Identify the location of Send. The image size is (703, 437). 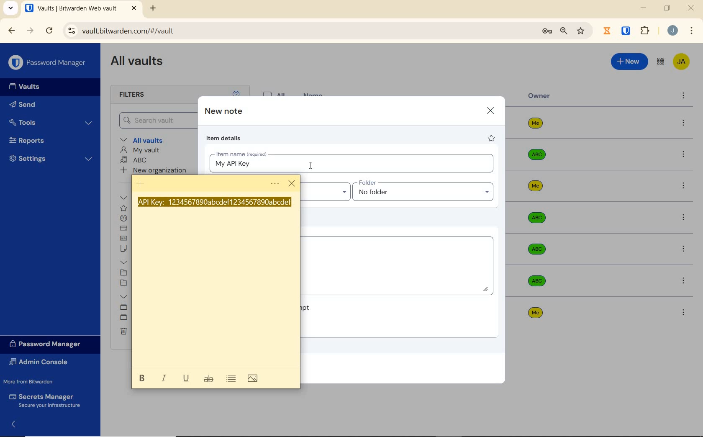
(38, 106).